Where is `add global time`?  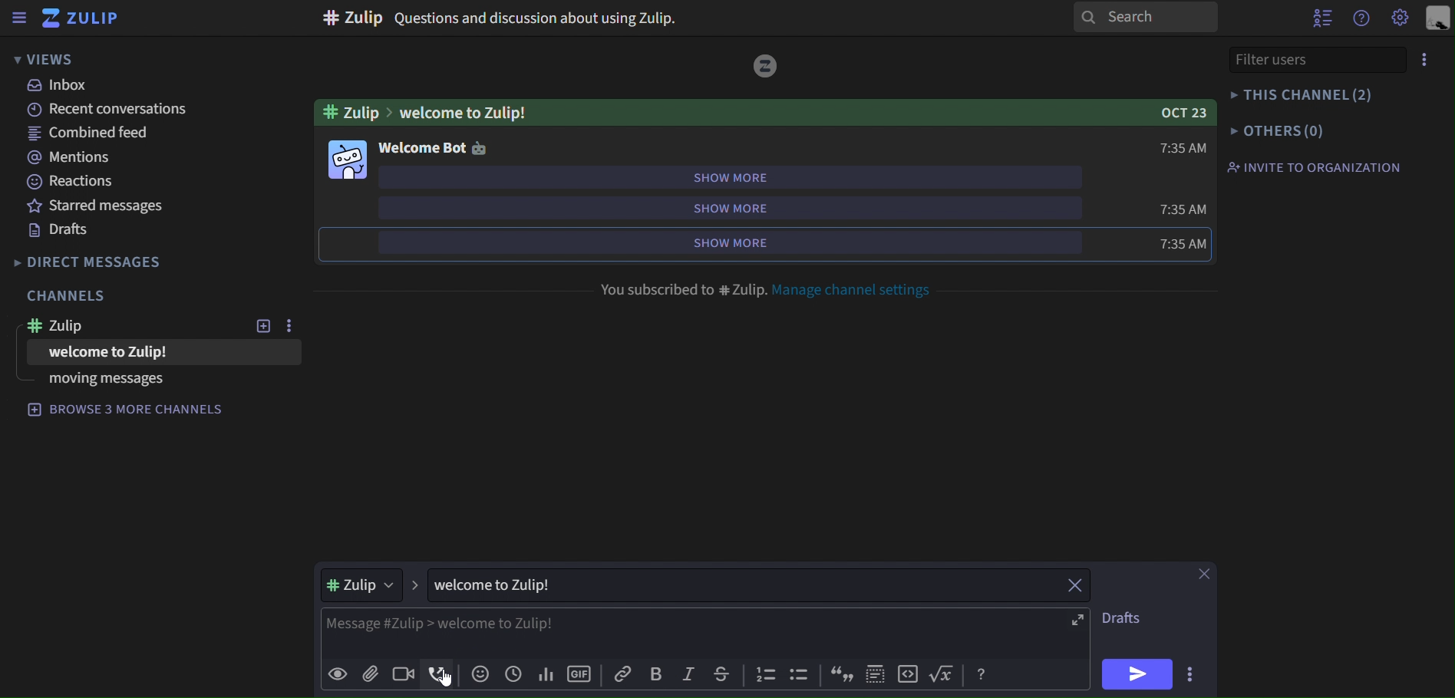 add global time is located at coordinates (512, 673).